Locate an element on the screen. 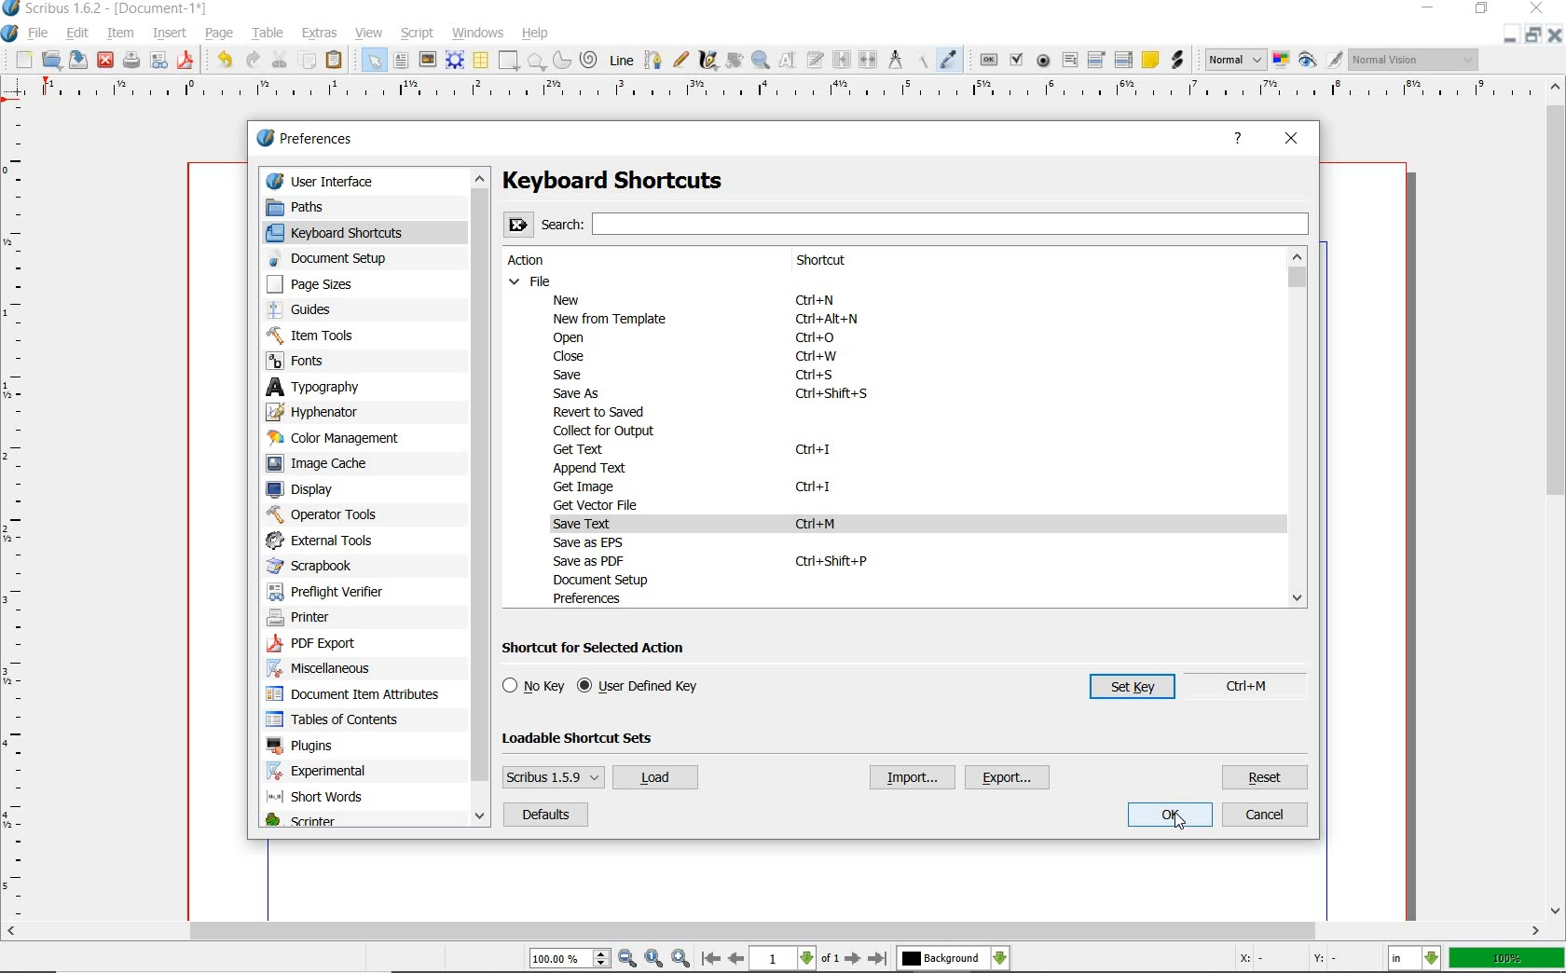 This screenshot has width=1566, height=973. Ctrl + I is located at coordinates (813, 451).